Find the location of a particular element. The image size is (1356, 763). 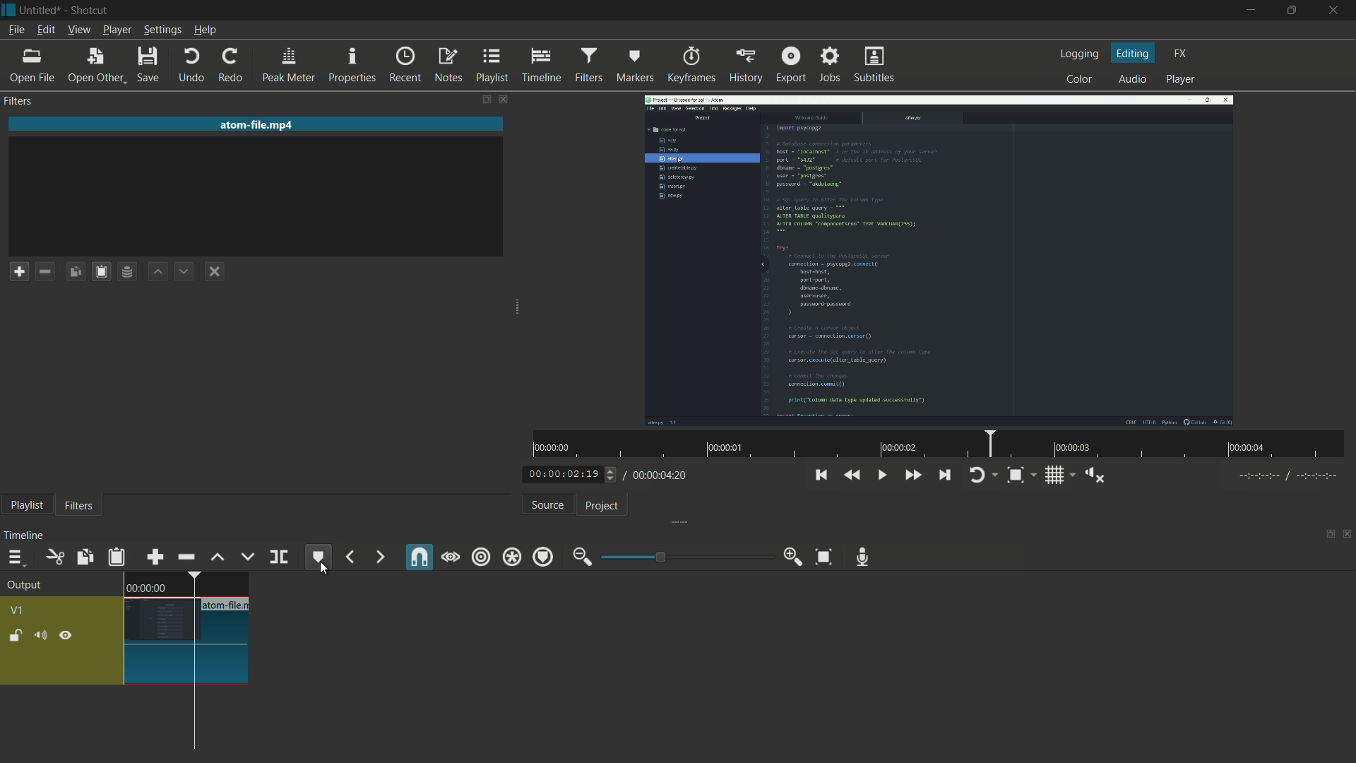

mute is located at coordinates (40, 635).